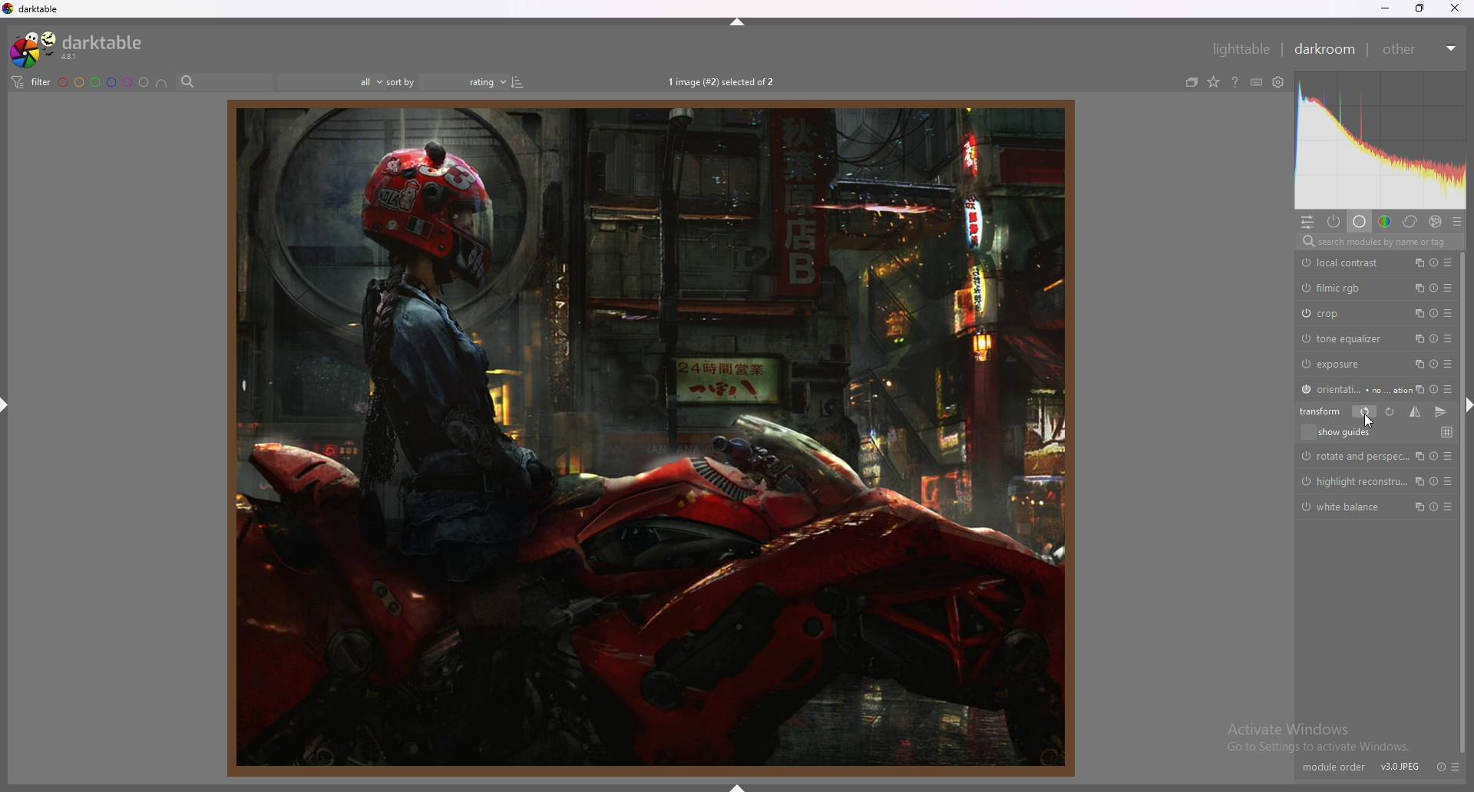 The image size is (1474, 792). I want to click on reset , so click(1436, 454).